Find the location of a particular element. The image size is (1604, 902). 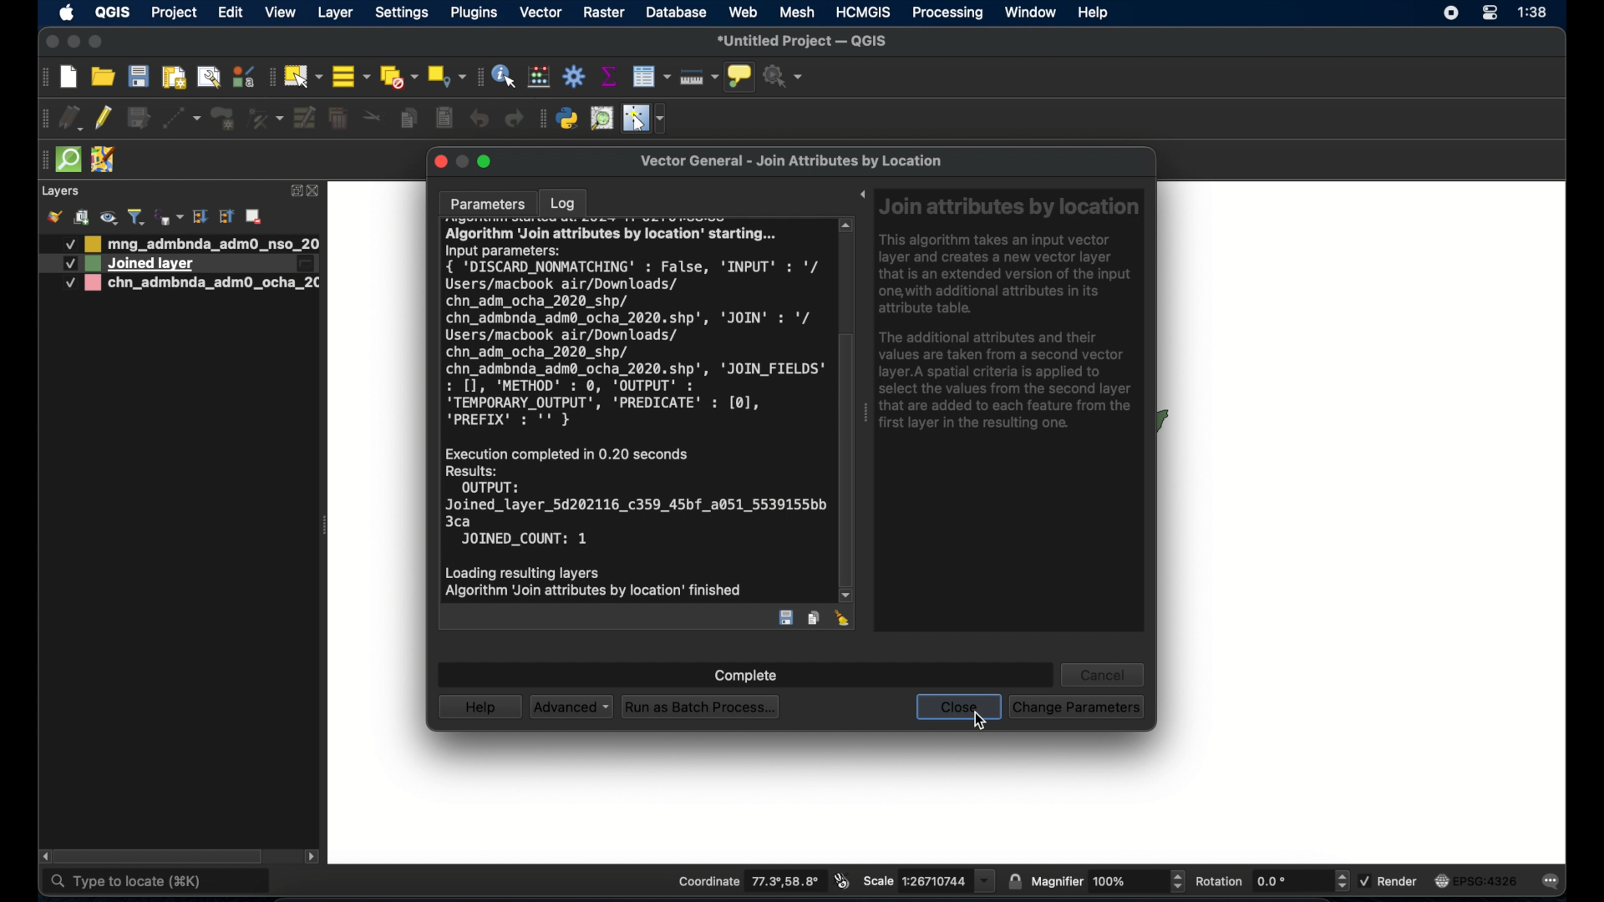

inactive minimize button is located at coordinates (462, 163).